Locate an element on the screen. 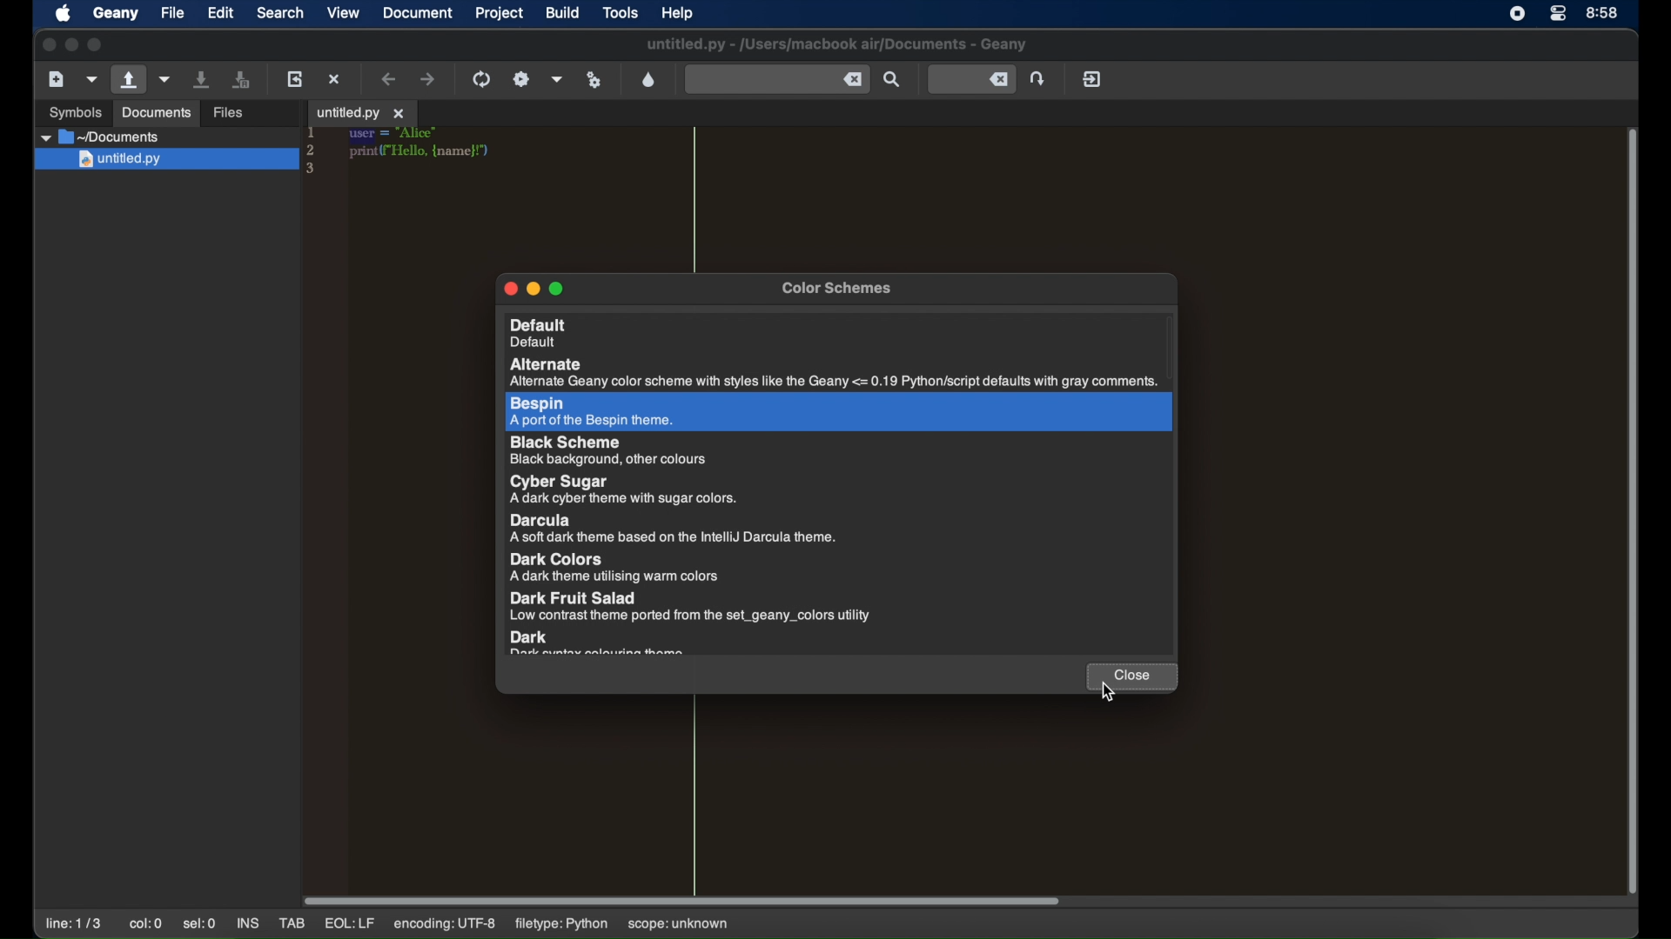  help is located at coordinates (681, 13).